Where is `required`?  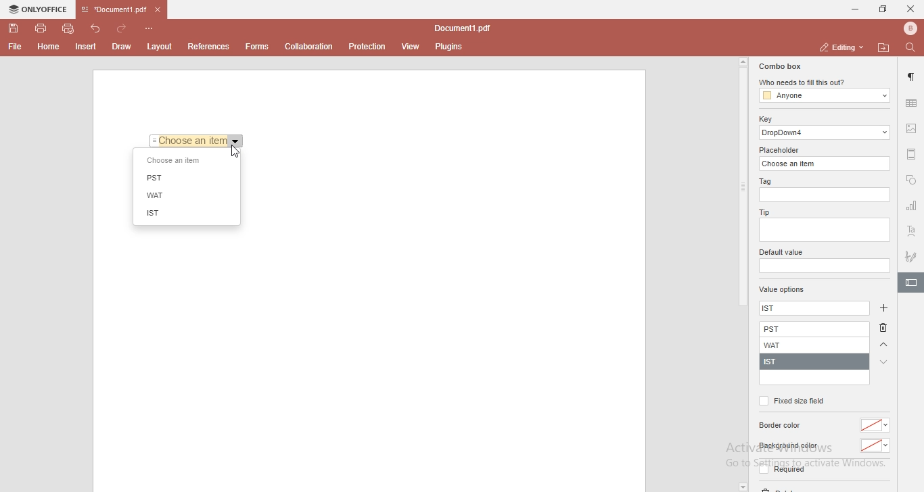 required is located at coordinates (781, 472).